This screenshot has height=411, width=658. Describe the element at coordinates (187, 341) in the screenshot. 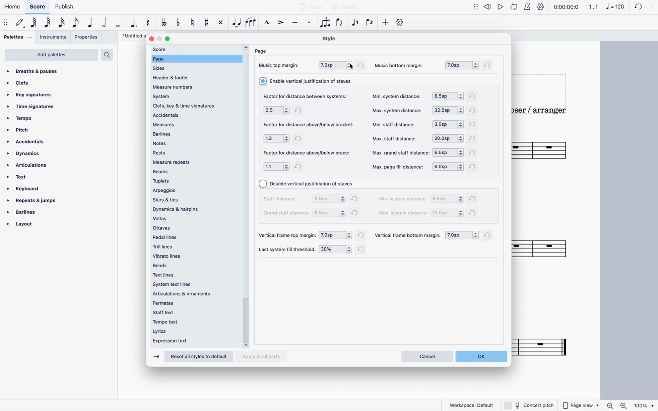

I see `expression text` at that location.